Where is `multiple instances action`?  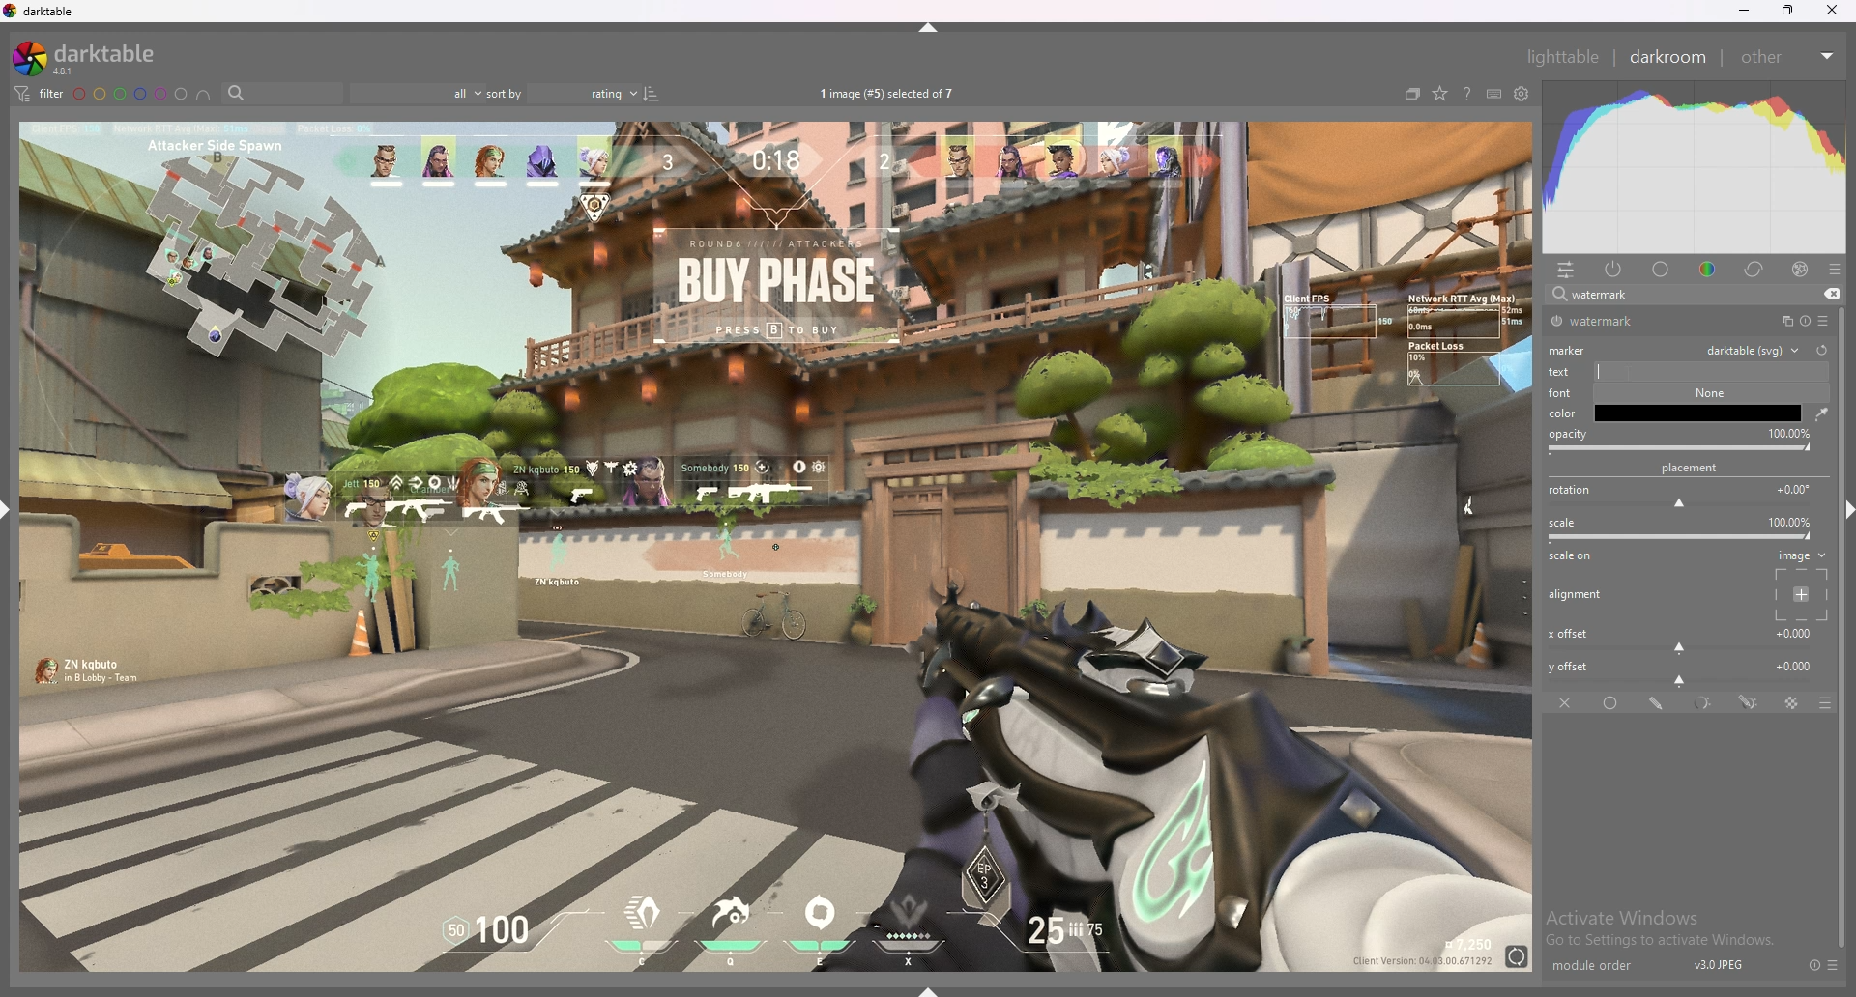 multiple instances action is located at coordinates (1782, 322).